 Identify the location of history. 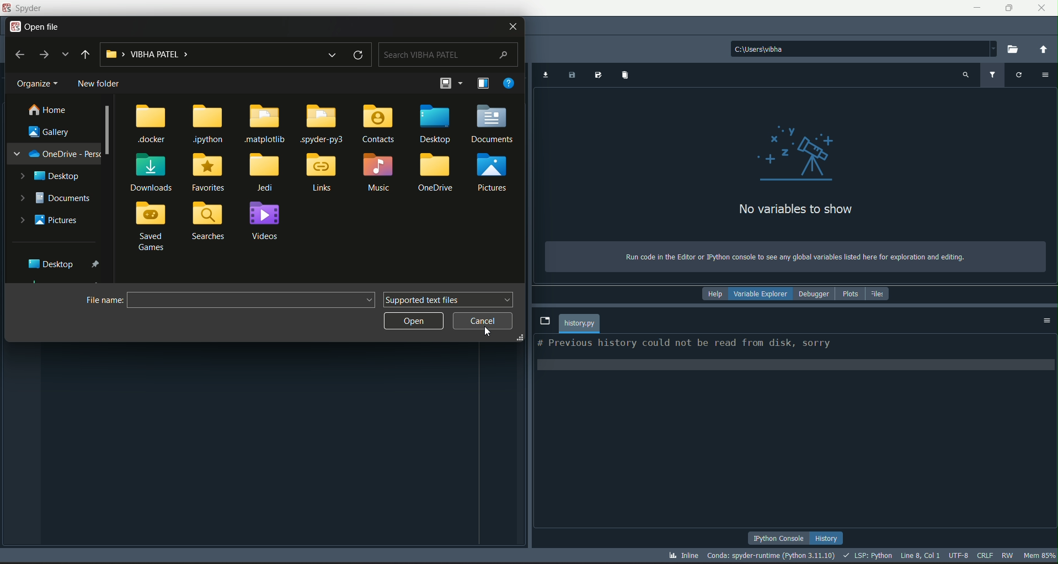
(828, 537).